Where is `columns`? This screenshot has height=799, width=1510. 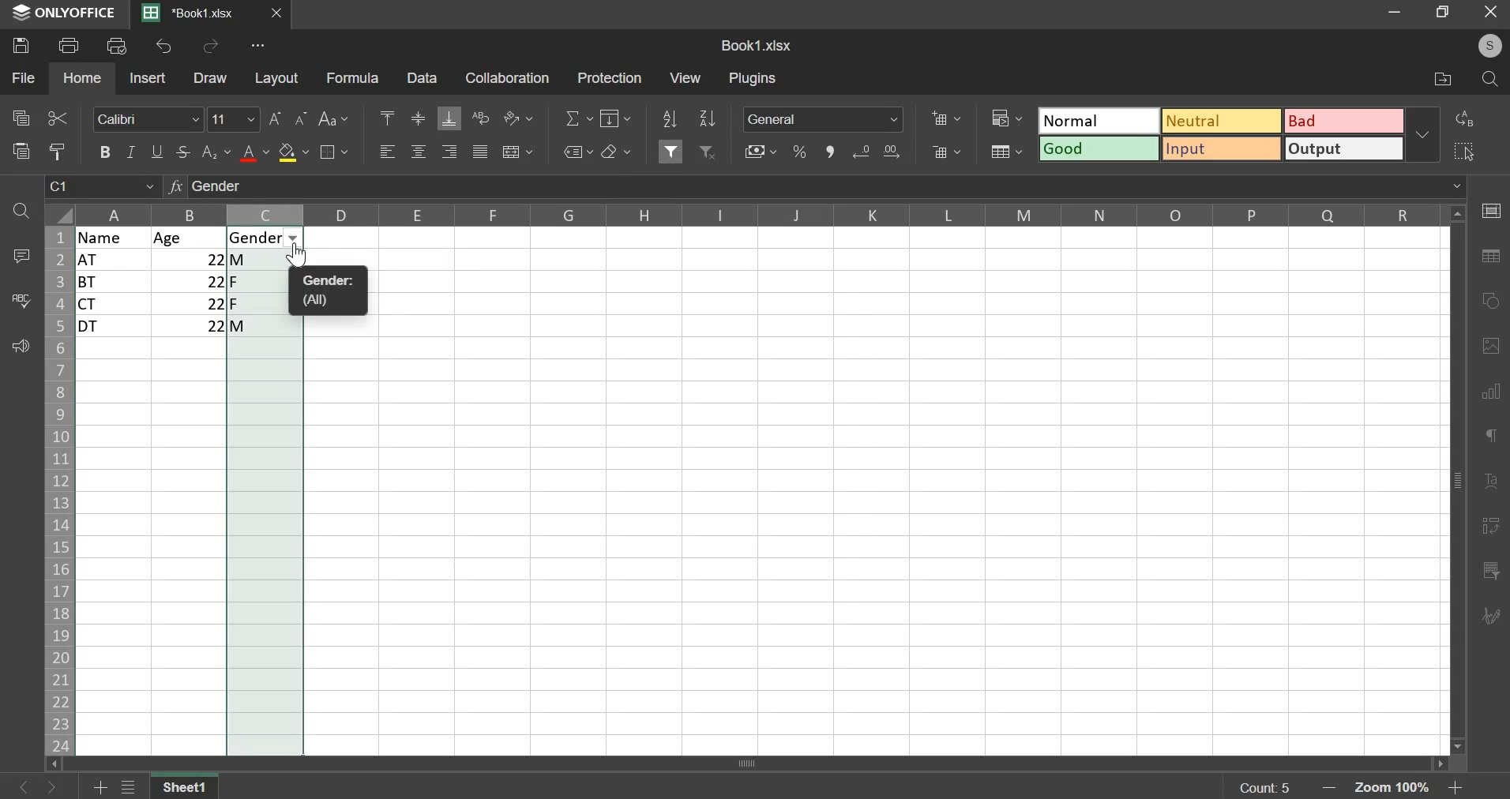 columns is located at coordinates (762, 213).